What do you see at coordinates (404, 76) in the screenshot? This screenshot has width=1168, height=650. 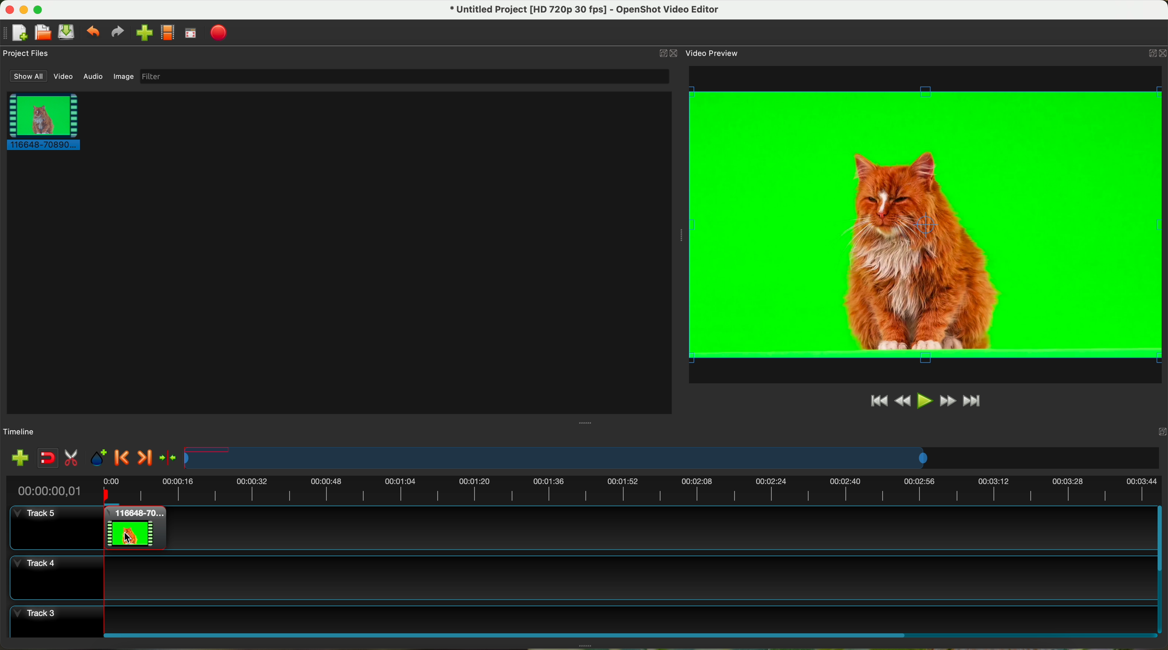 I see `filter` at bounding box center [404, 76].